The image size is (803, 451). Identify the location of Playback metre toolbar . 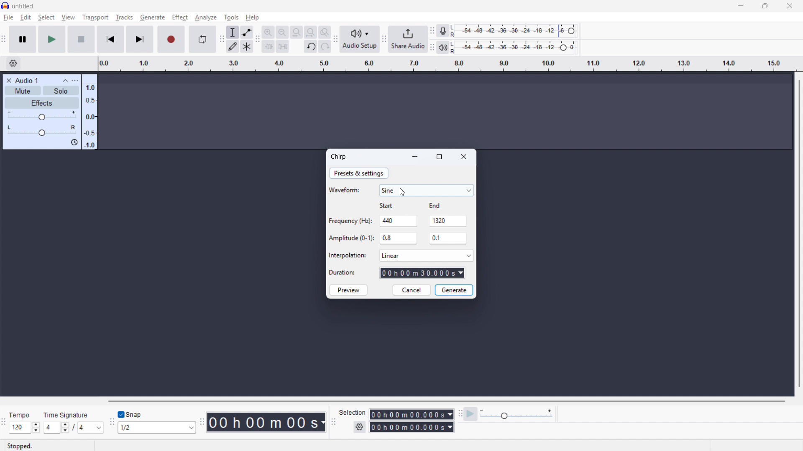
(432, 47).